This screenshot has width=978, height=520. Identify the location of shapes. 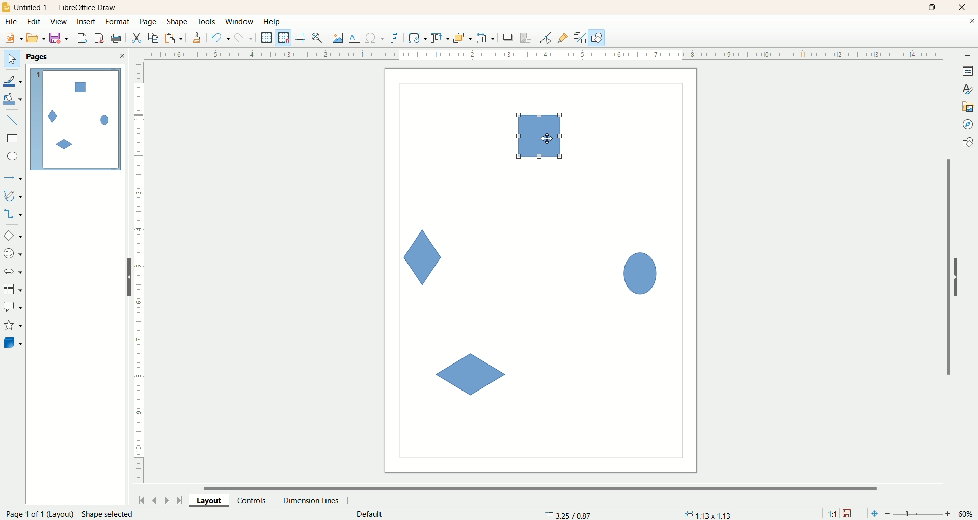
(967, 144).